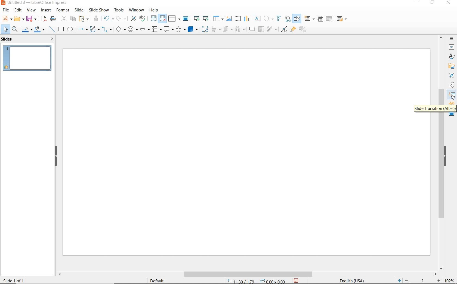  Describe the element at coordinates (35, 3) in the screenshot. I see `FILE NAME` at that location.